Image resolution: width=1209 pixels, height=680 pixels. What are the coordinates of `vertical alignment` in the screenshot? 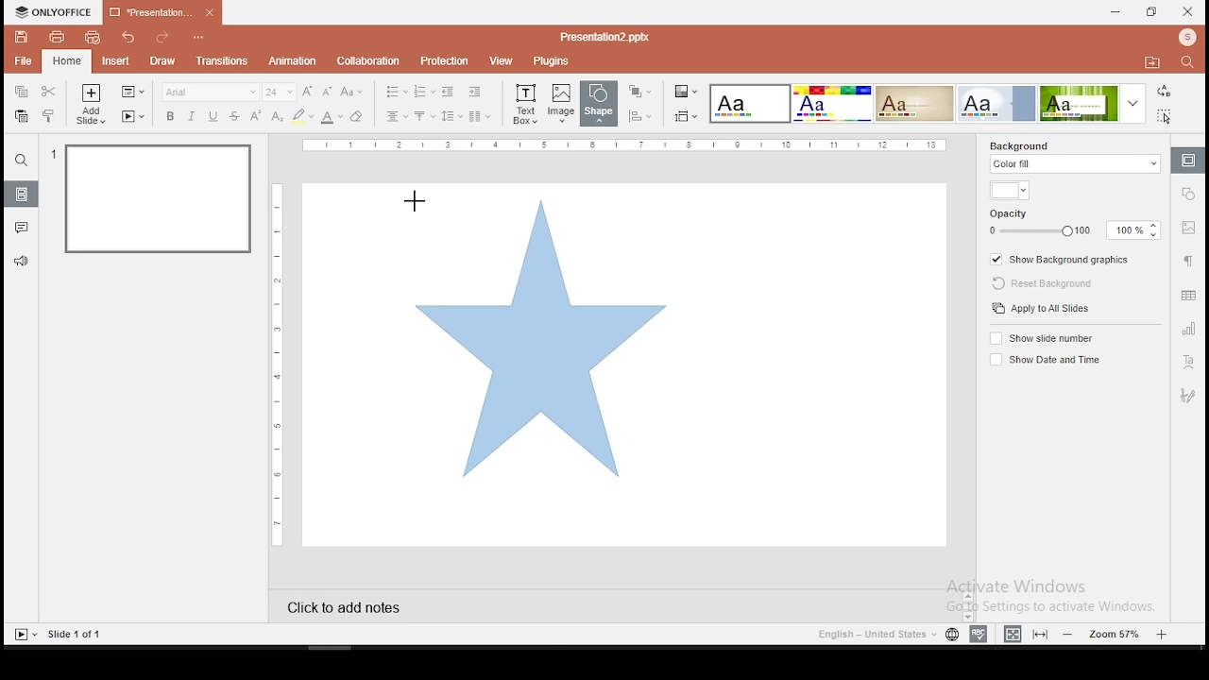 It's located at (423, 117).